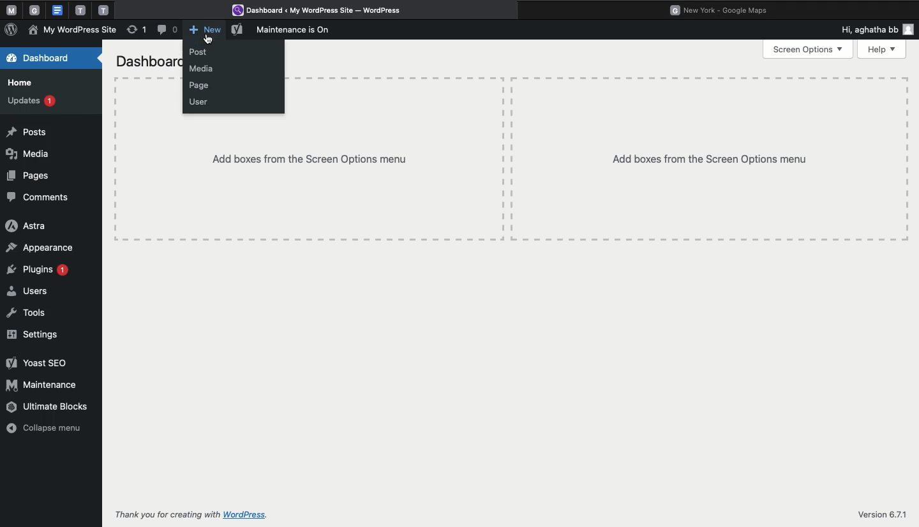 This screenshot has height=527, width=919. I want to click on Comment, so click(166, 30).